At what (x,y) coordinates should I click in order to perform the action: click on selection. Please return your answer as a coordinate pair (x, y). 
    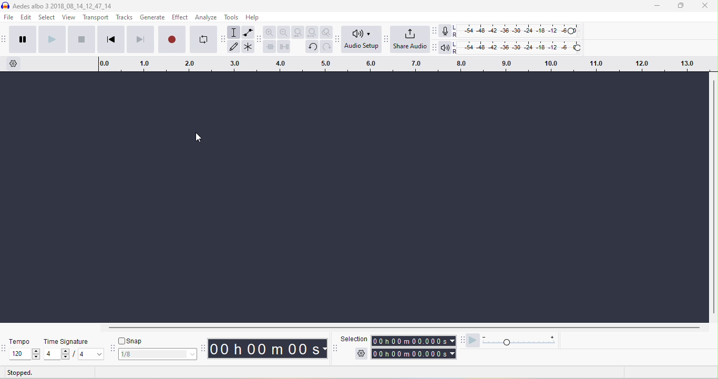
    Looking at the image, I should click on (354, 339).